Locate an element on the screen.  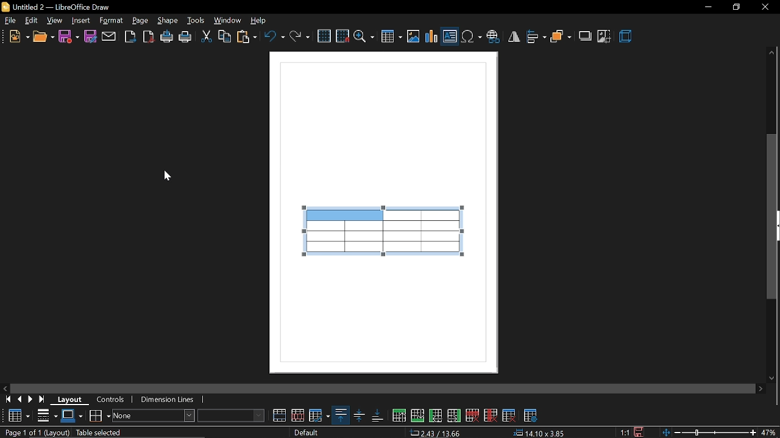
export as pdf is located at coordinates (147, 36).